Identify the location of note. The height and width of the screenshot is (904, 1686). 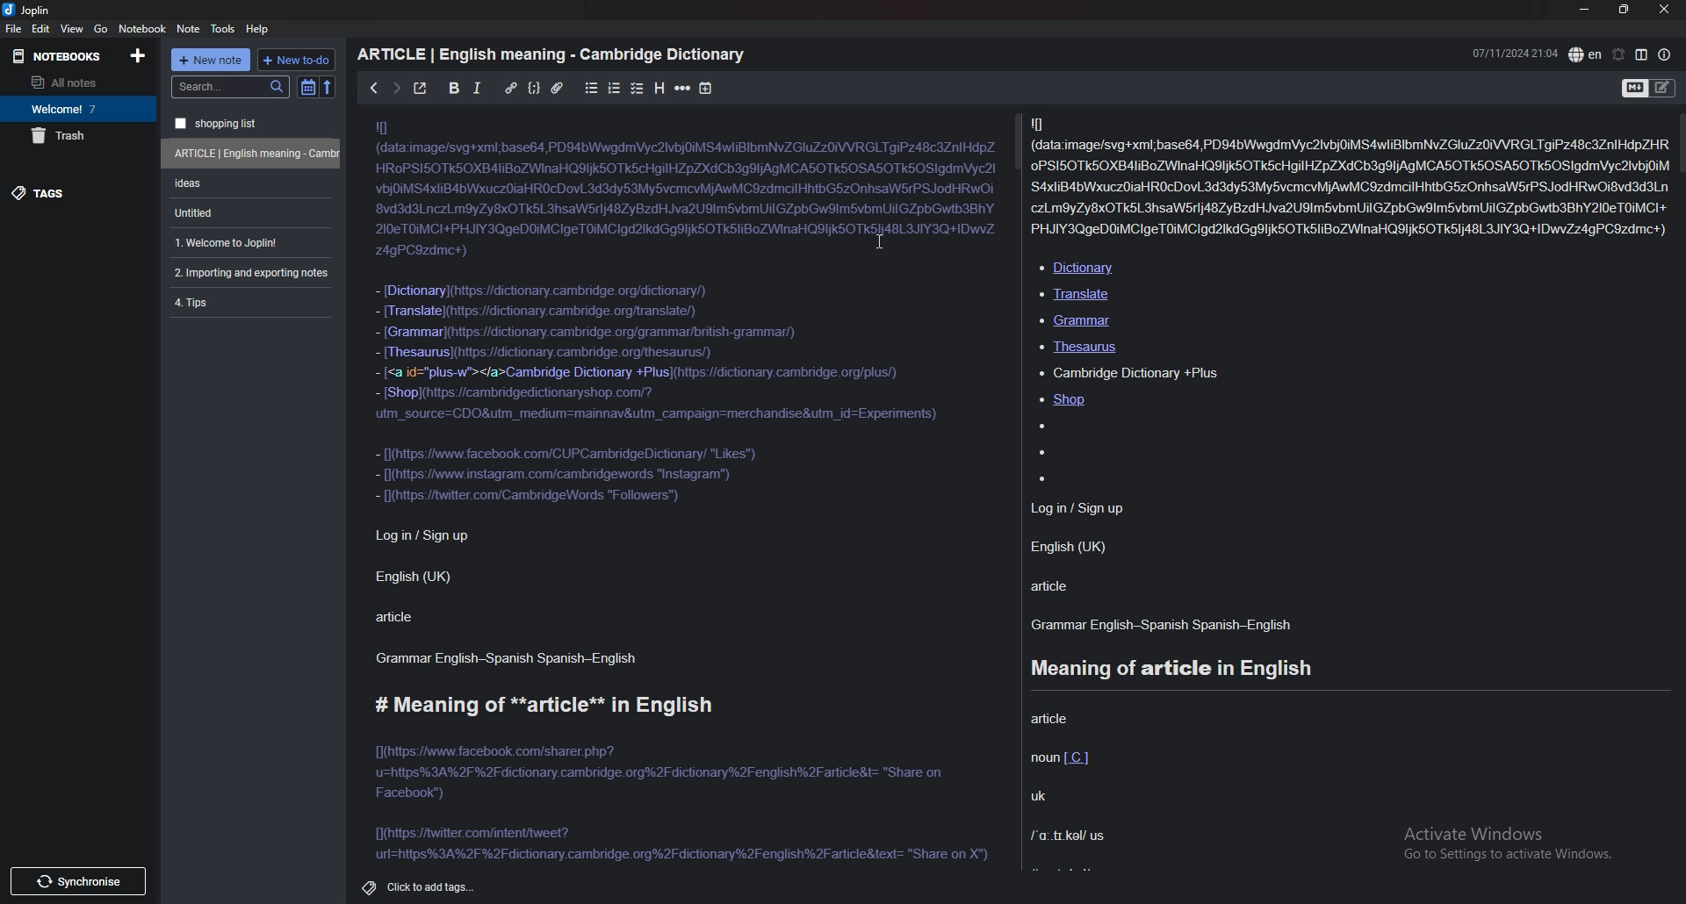
(250, 183).